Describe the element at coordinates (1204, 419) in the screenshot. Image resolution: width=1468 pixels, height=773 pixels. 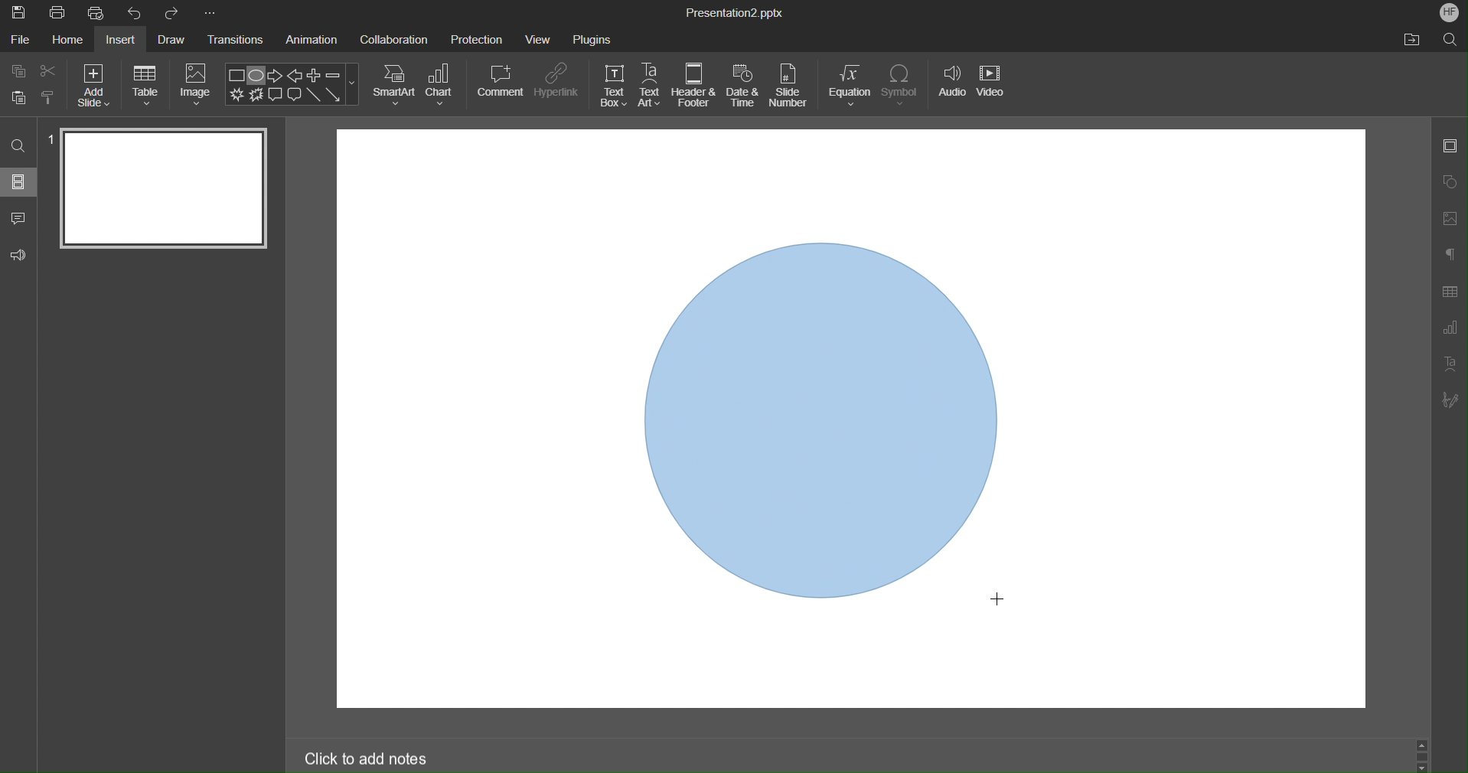
I see `workspace` at that location.